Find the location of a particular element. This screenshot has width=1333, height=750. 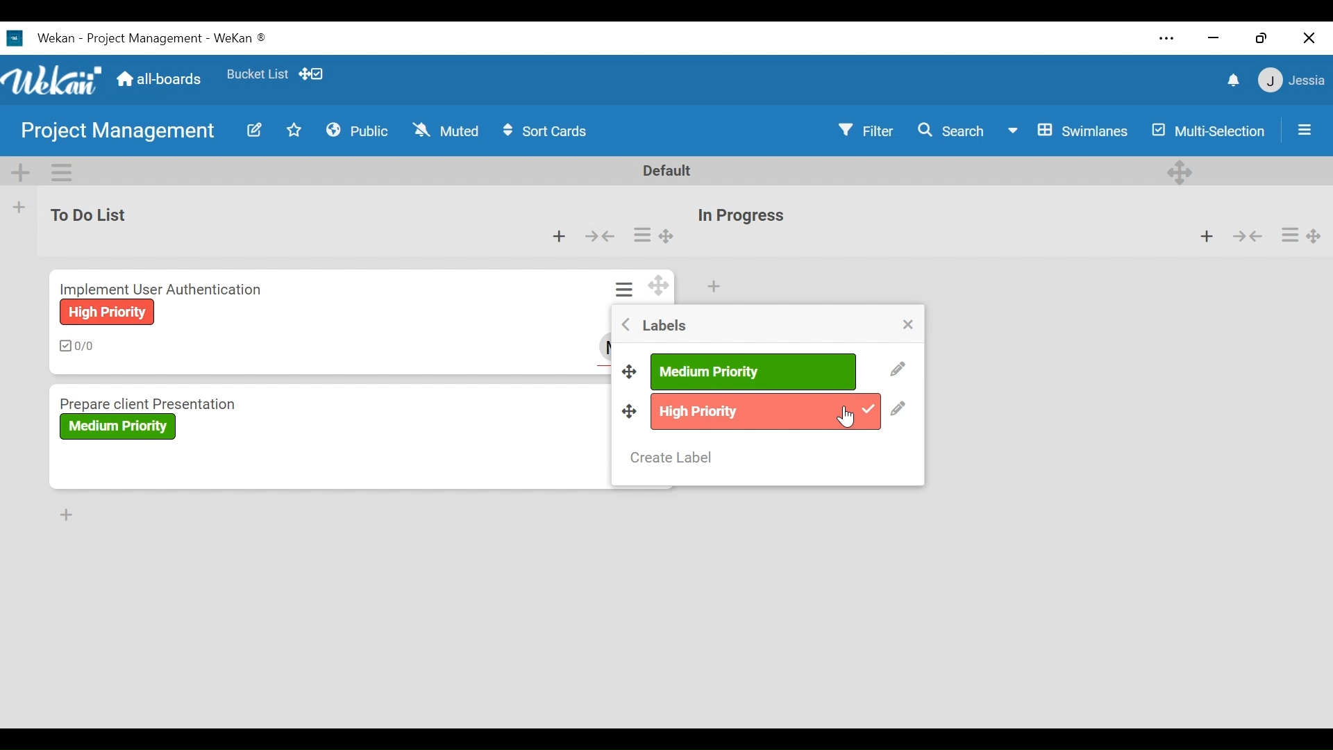

Add Swimlane is located at coordinates (20, 170).